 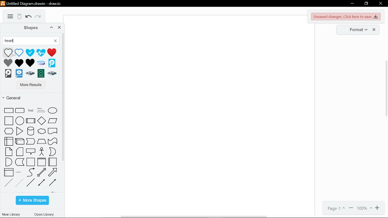 What do you see at coordinates (365, 208) in the screenshot?
I see `100%` at bounding box center [365, 208].